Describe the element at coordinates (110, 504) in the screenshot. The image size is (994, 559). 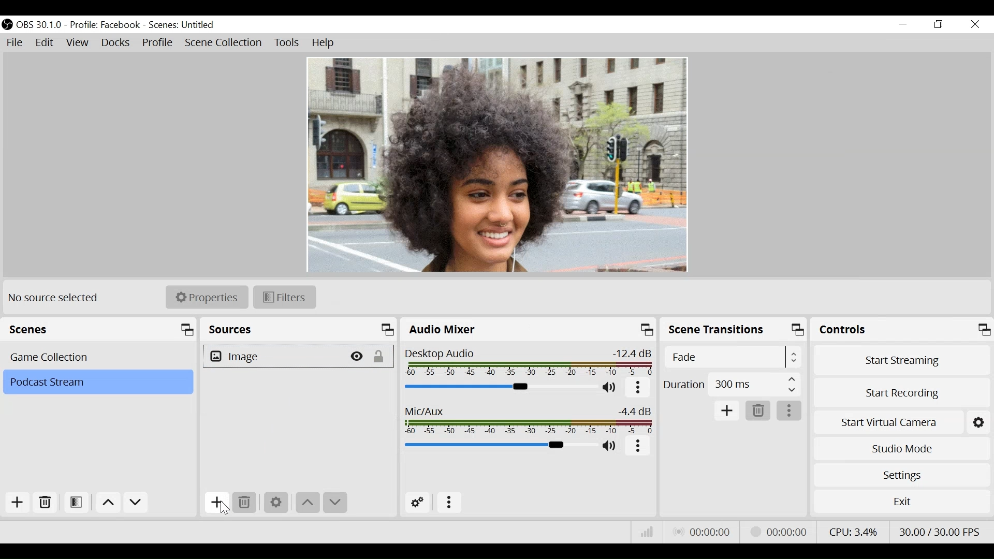
I see `Move up` at that location.